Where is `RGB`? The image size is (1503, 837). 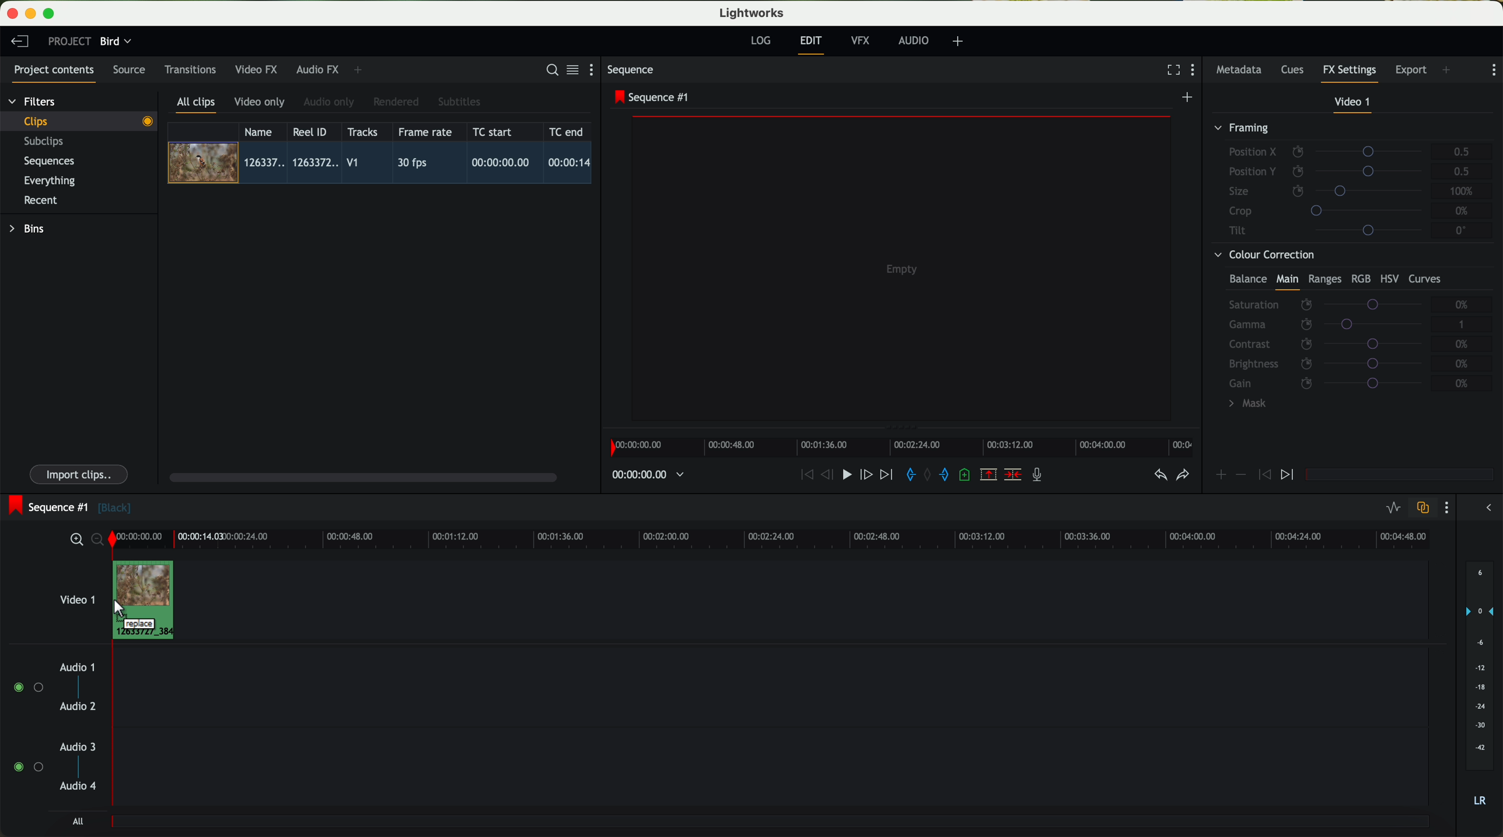
RGB is located at coordinates (1360, 278).